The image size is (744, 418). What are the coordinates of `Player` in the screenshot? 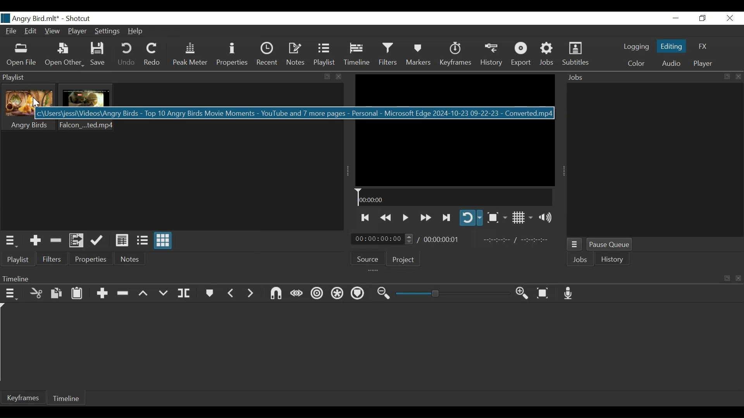 It's located at (703, 62).